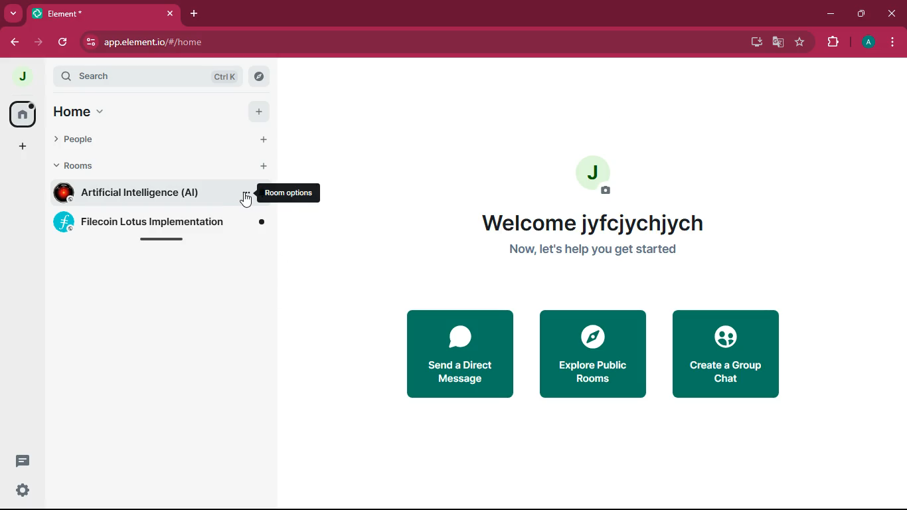 The width and height of the screenshot is (907, 510). Describe the element at coordinates (197, 15) in the screenshot. I see `add tab` at that location.